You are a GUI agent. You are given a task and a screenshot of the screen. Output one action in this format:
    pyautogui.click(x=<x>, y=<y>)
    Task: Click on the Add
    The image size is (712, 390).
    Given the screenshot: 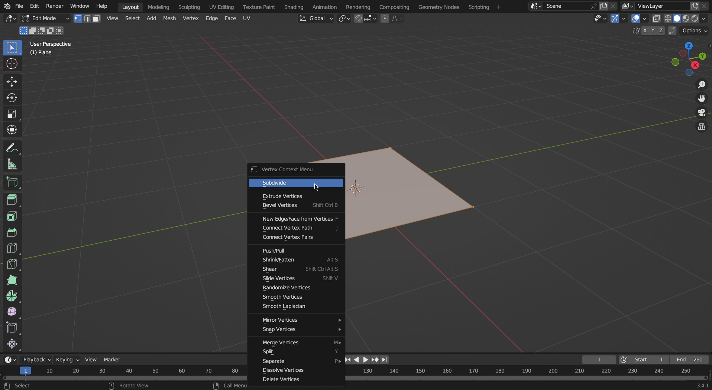 What is the action you would take?
    pyautogui.click(x=151, y=19)
    